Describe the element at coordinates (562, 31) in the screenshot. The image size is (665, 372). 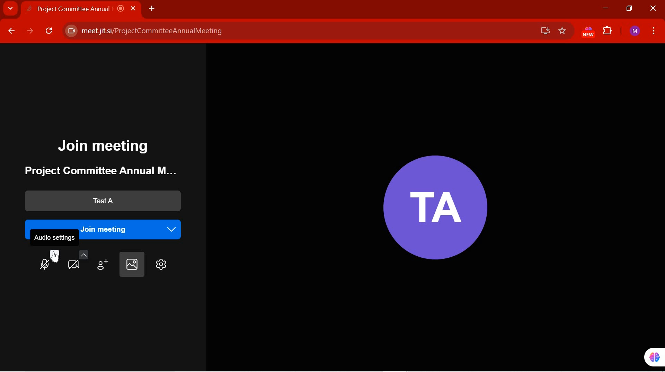
I see `favorites` at that location.